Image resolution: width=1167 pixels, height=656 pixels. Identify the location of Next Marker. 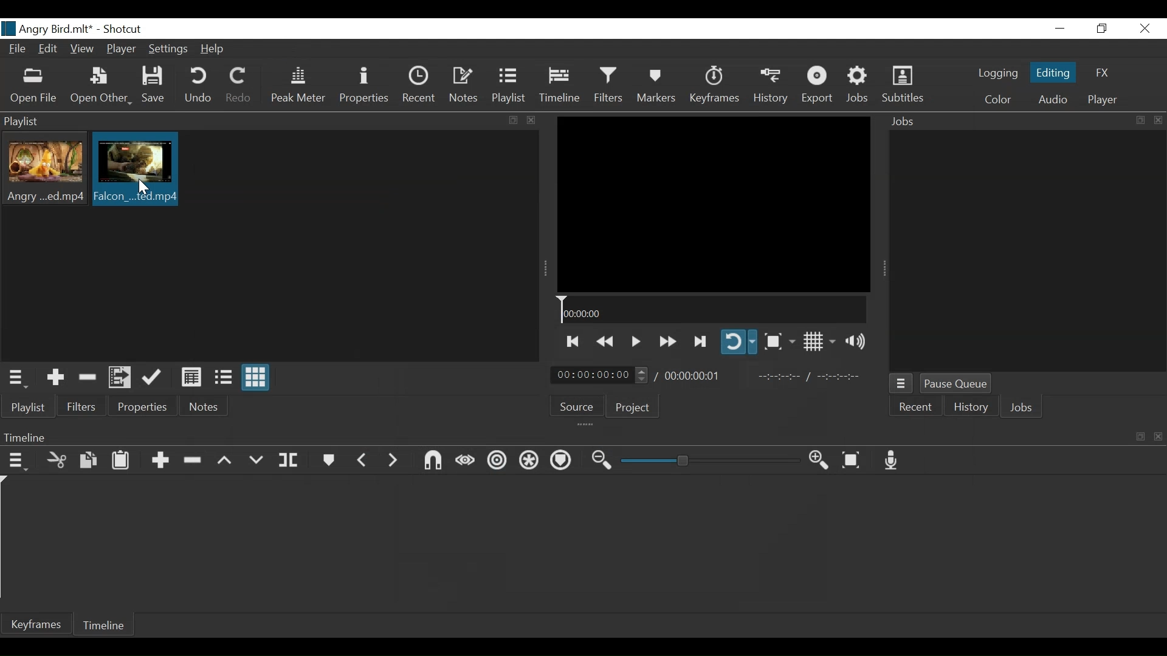
(394, 460).